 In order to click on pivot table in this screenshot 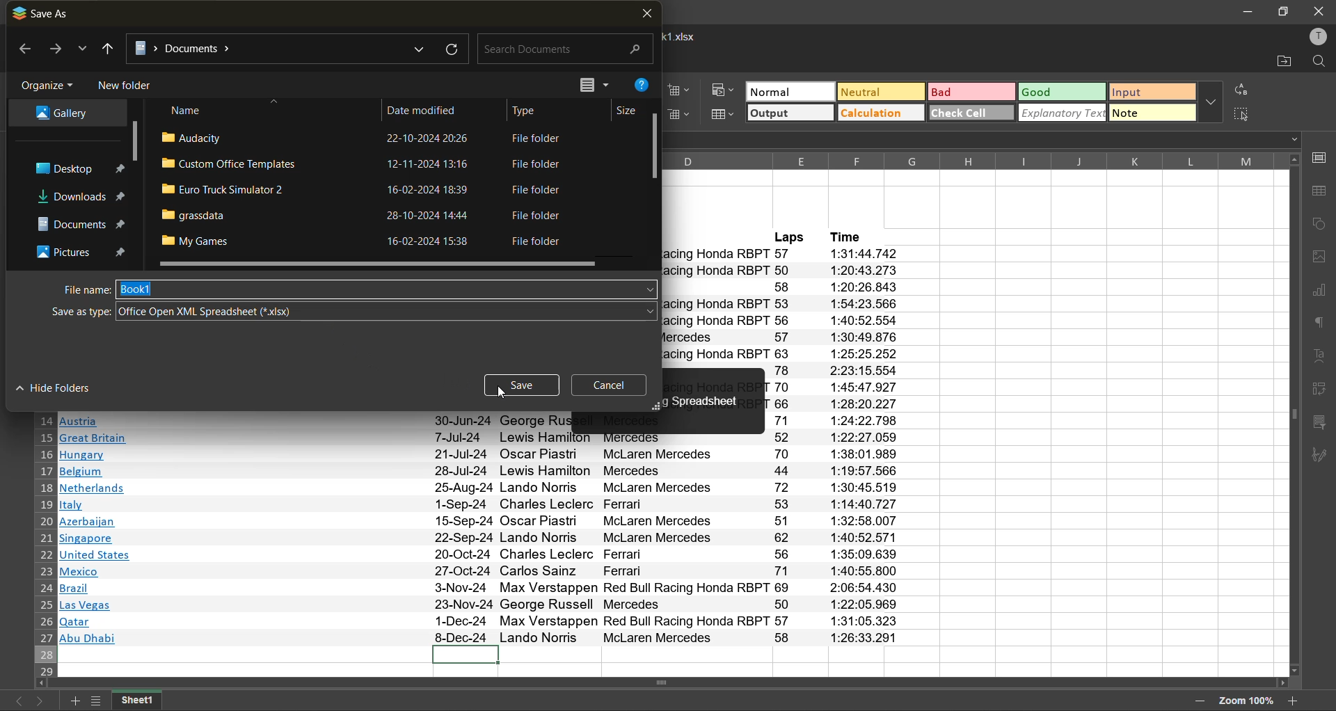, I will do `click(1323, 390)`.